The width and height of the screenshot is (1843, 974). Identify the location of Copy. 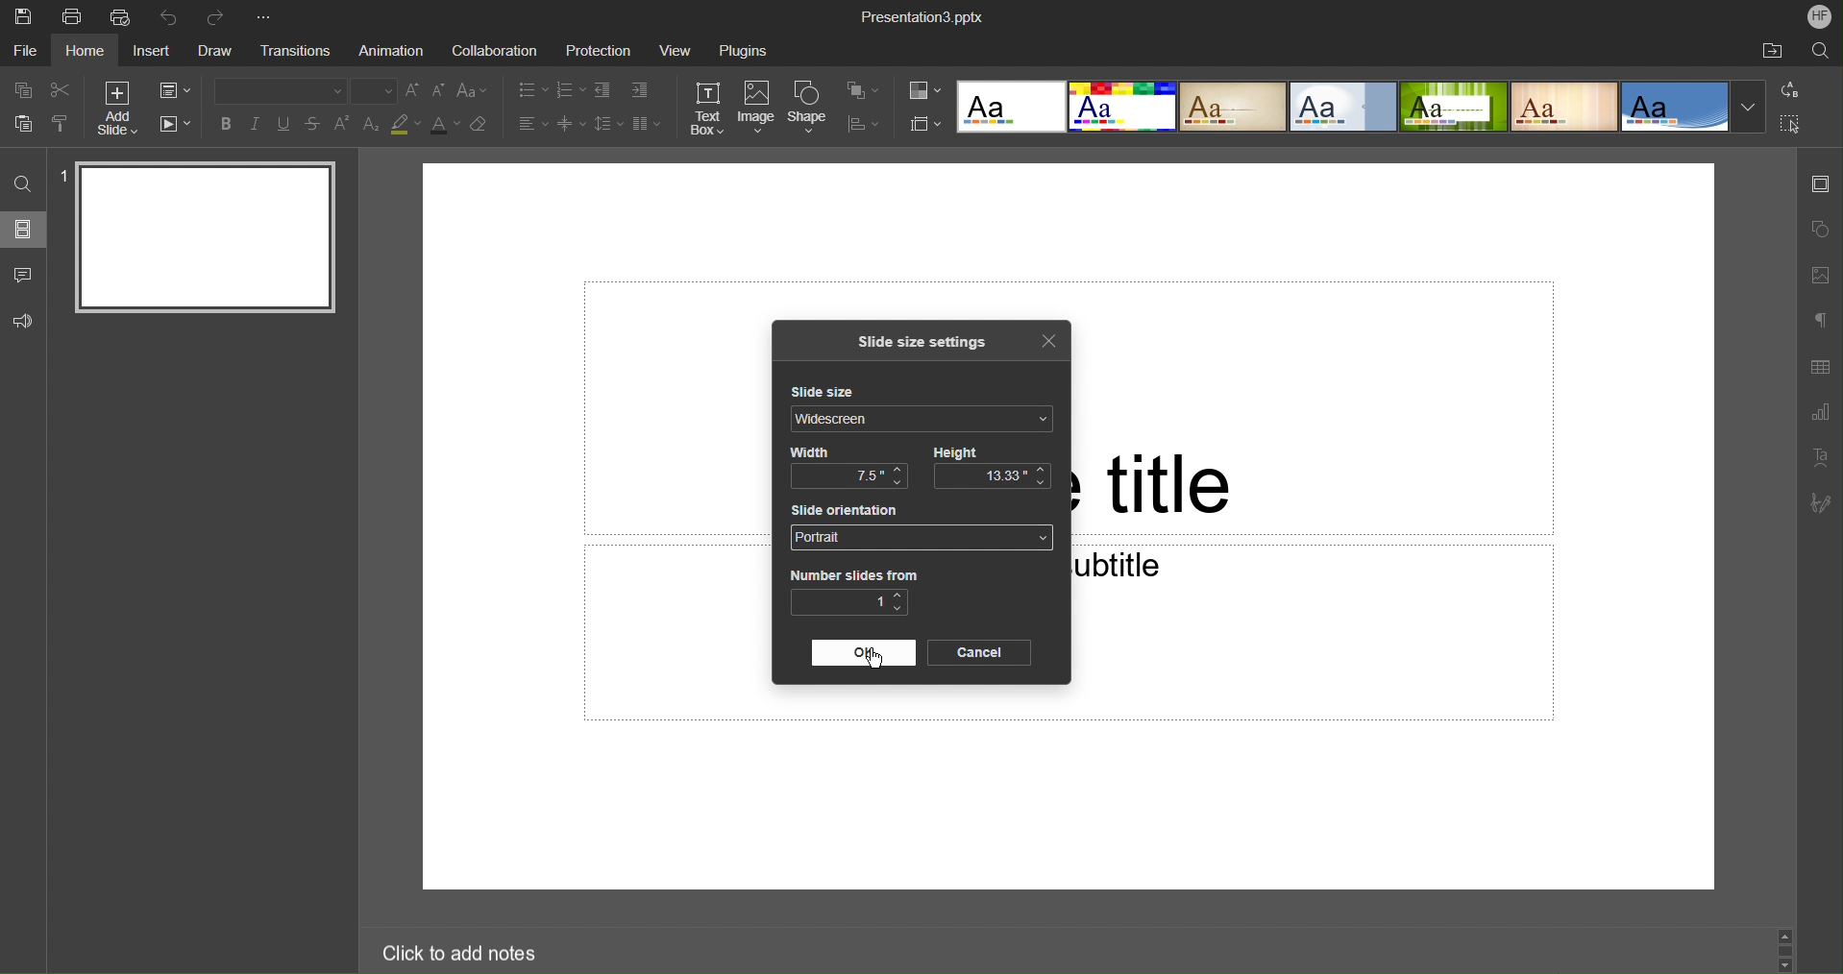
(19, 89).